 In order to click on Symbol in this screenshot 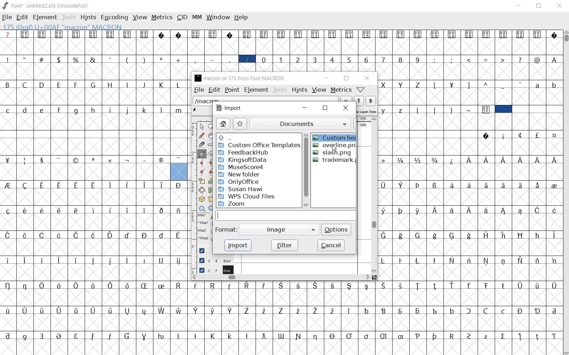, I will do `click(486, 184)`.